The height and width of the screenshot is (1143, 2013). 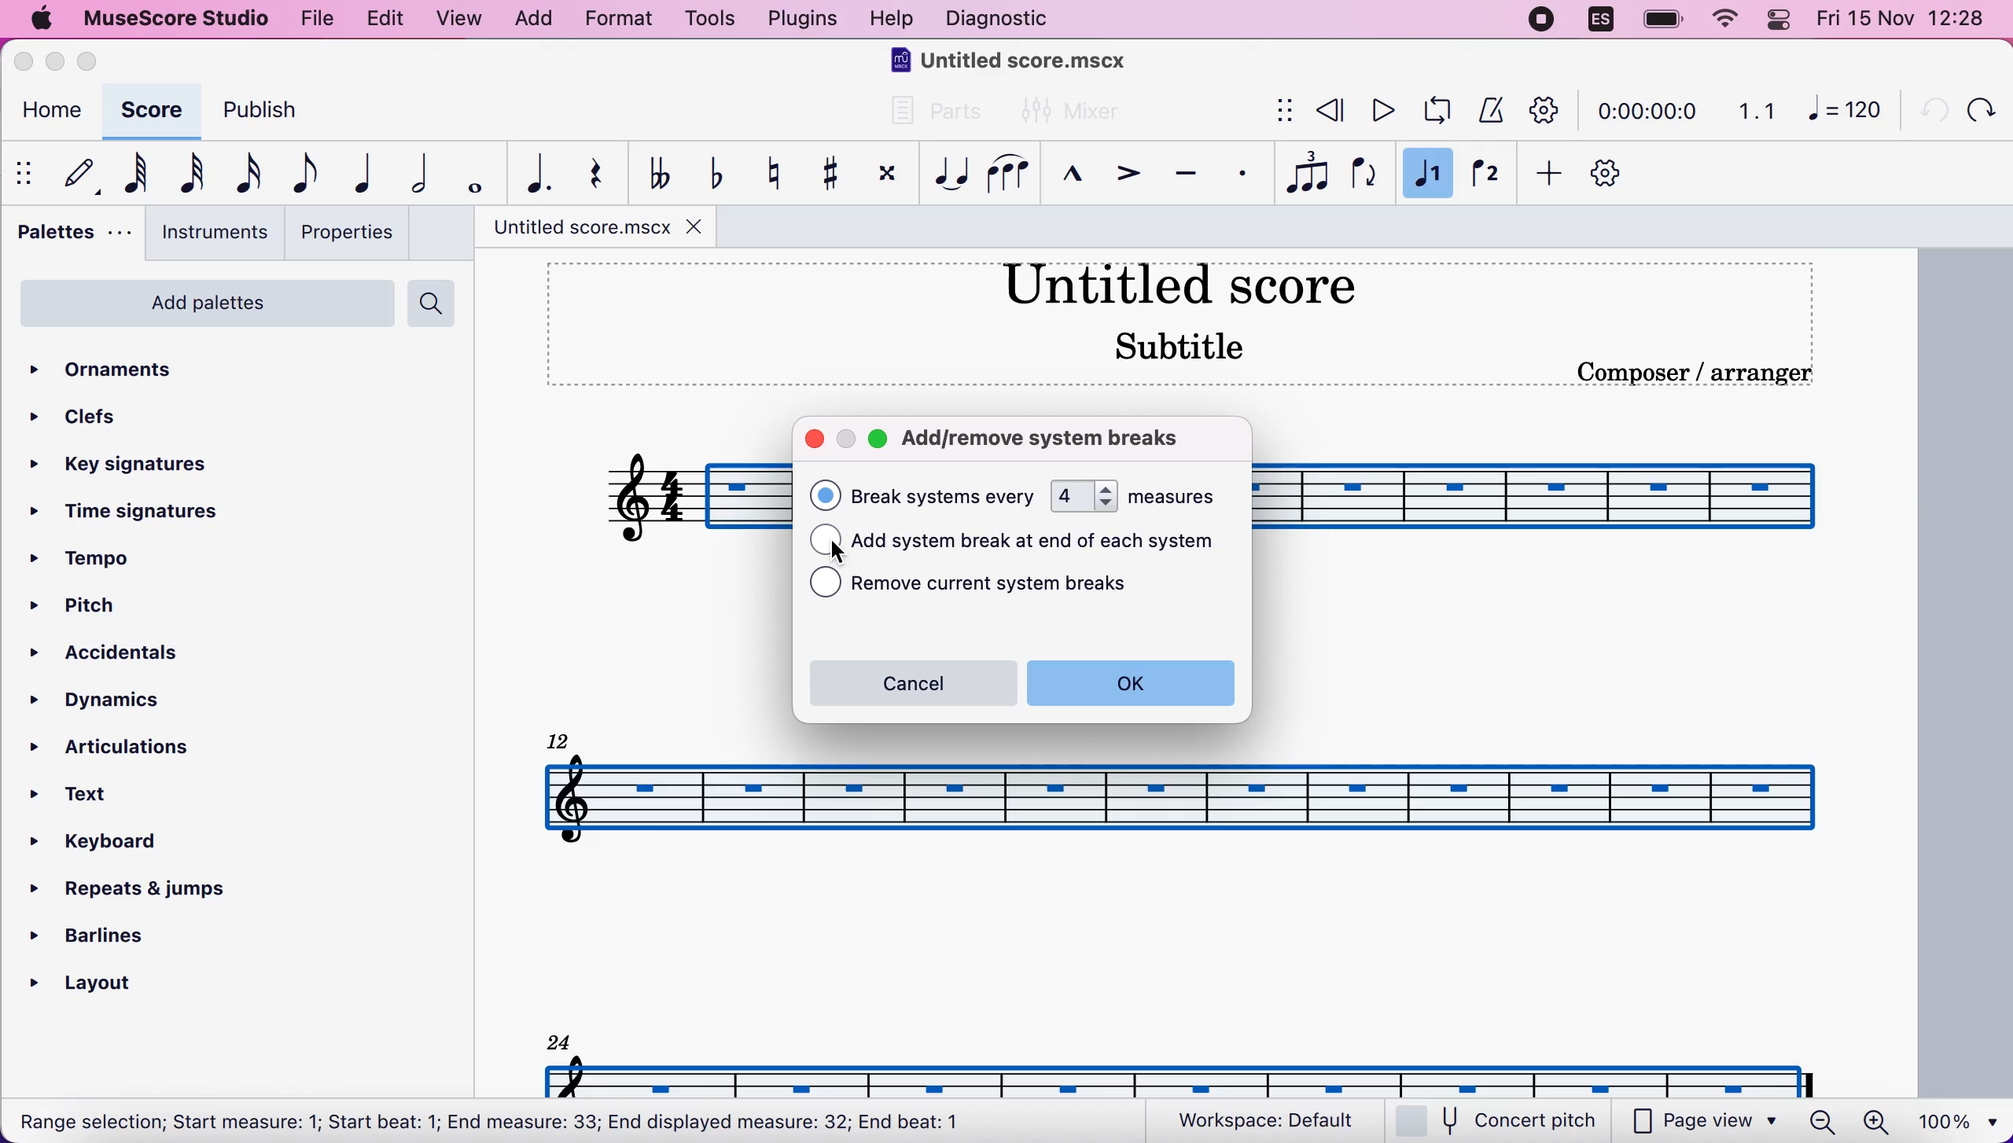 What do you see at coordinates (461, 21) in the screenshot?
I see `view` at bounding box center [461, 21].